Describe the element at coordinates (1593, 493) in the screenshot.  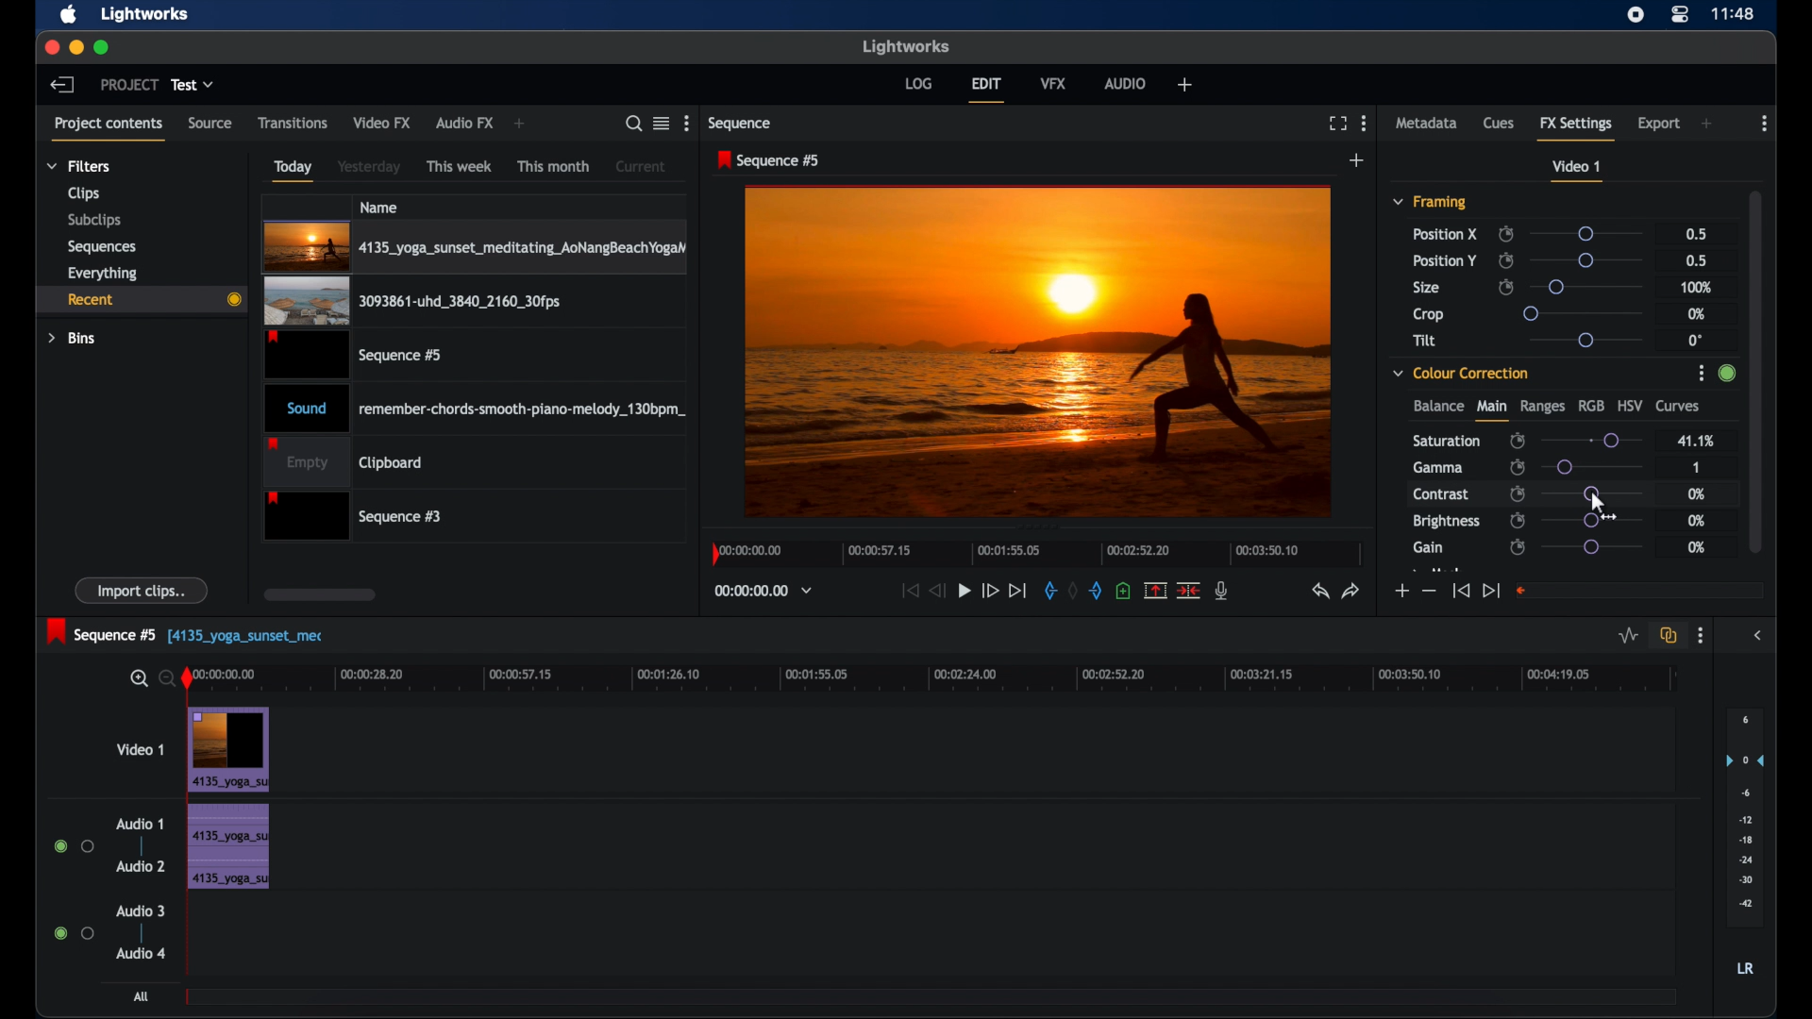
I see `slider` at that location.